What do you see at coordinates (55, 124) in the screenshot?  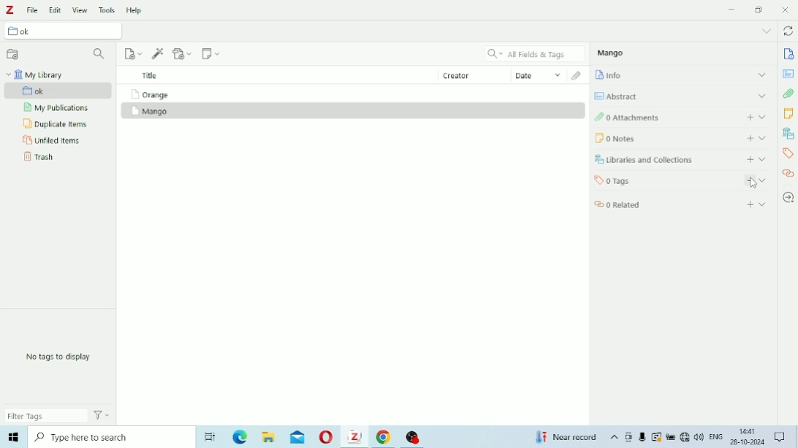 I see `Duplicate Items` at bounding box center [55, 124].